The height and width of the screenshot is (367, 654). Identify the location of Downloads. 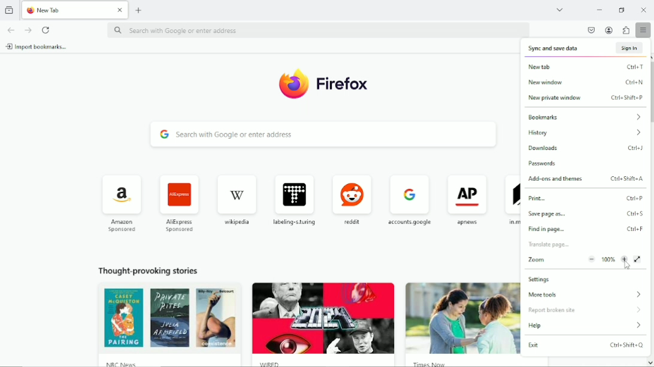
(586, 148).